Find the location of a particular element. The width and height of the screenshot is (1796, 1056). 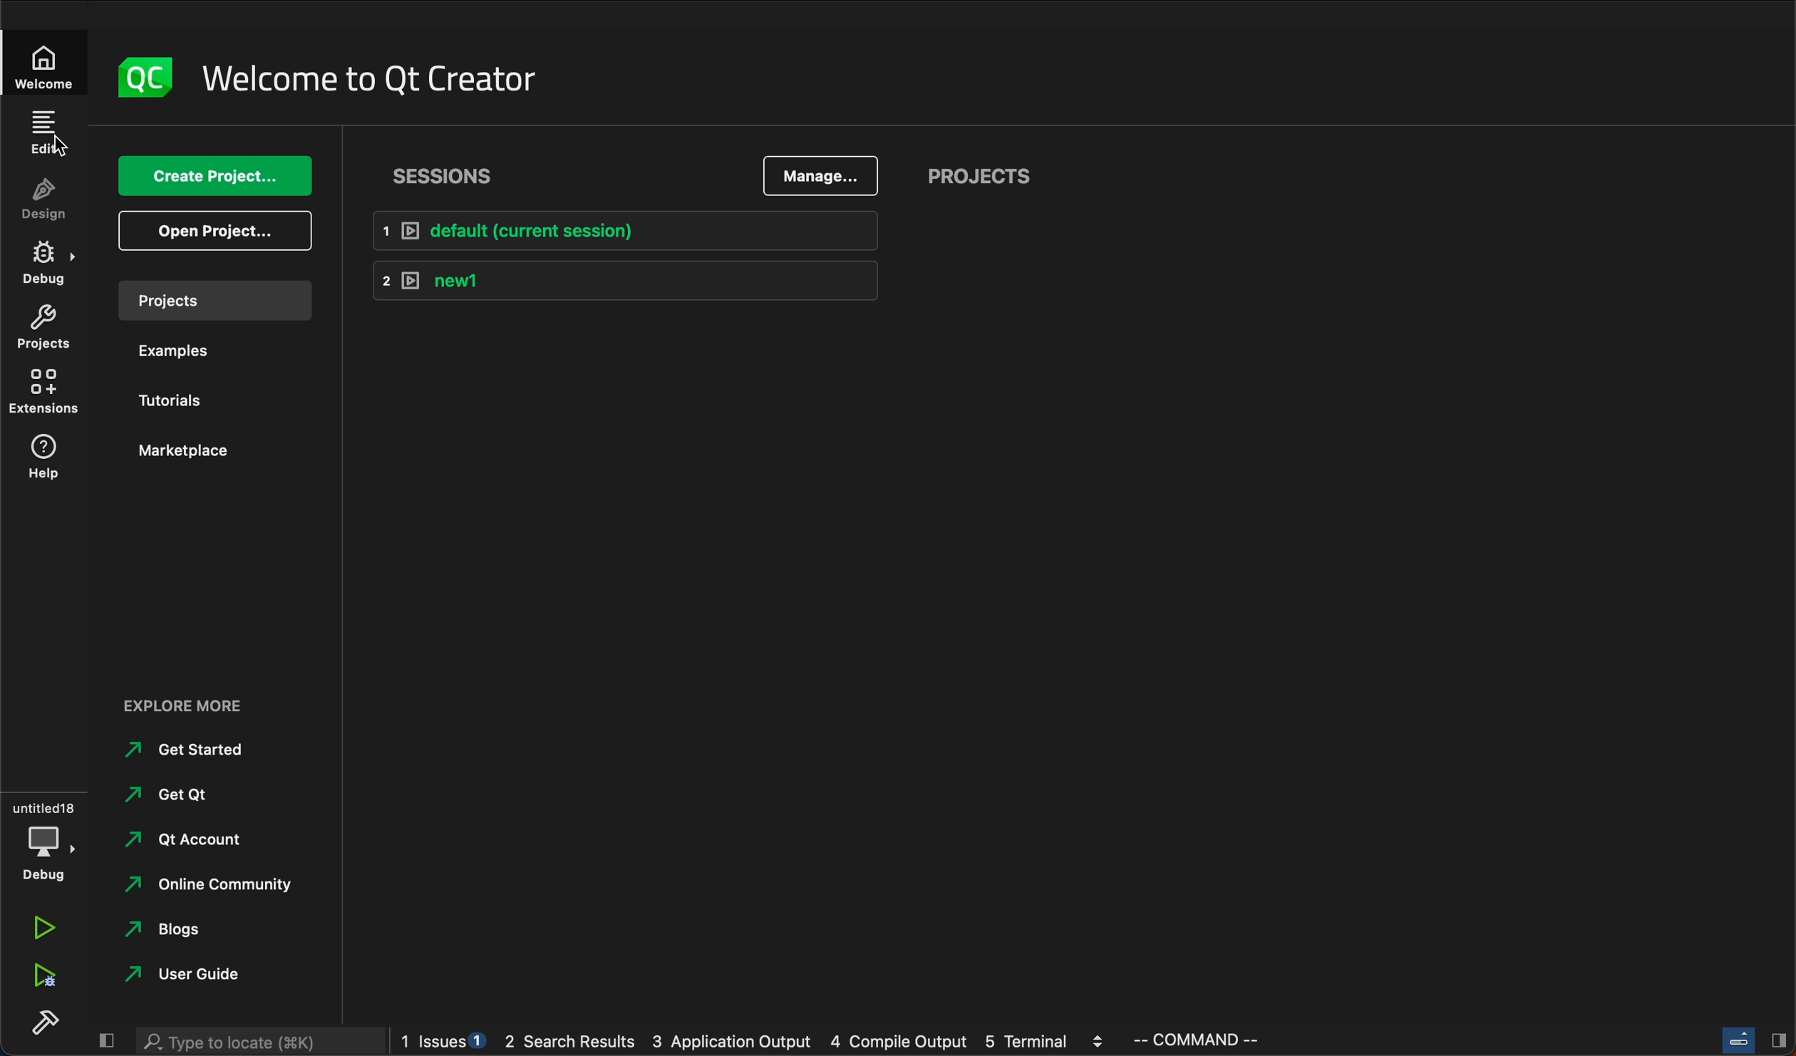

debug is located at coordinates (52, 266).